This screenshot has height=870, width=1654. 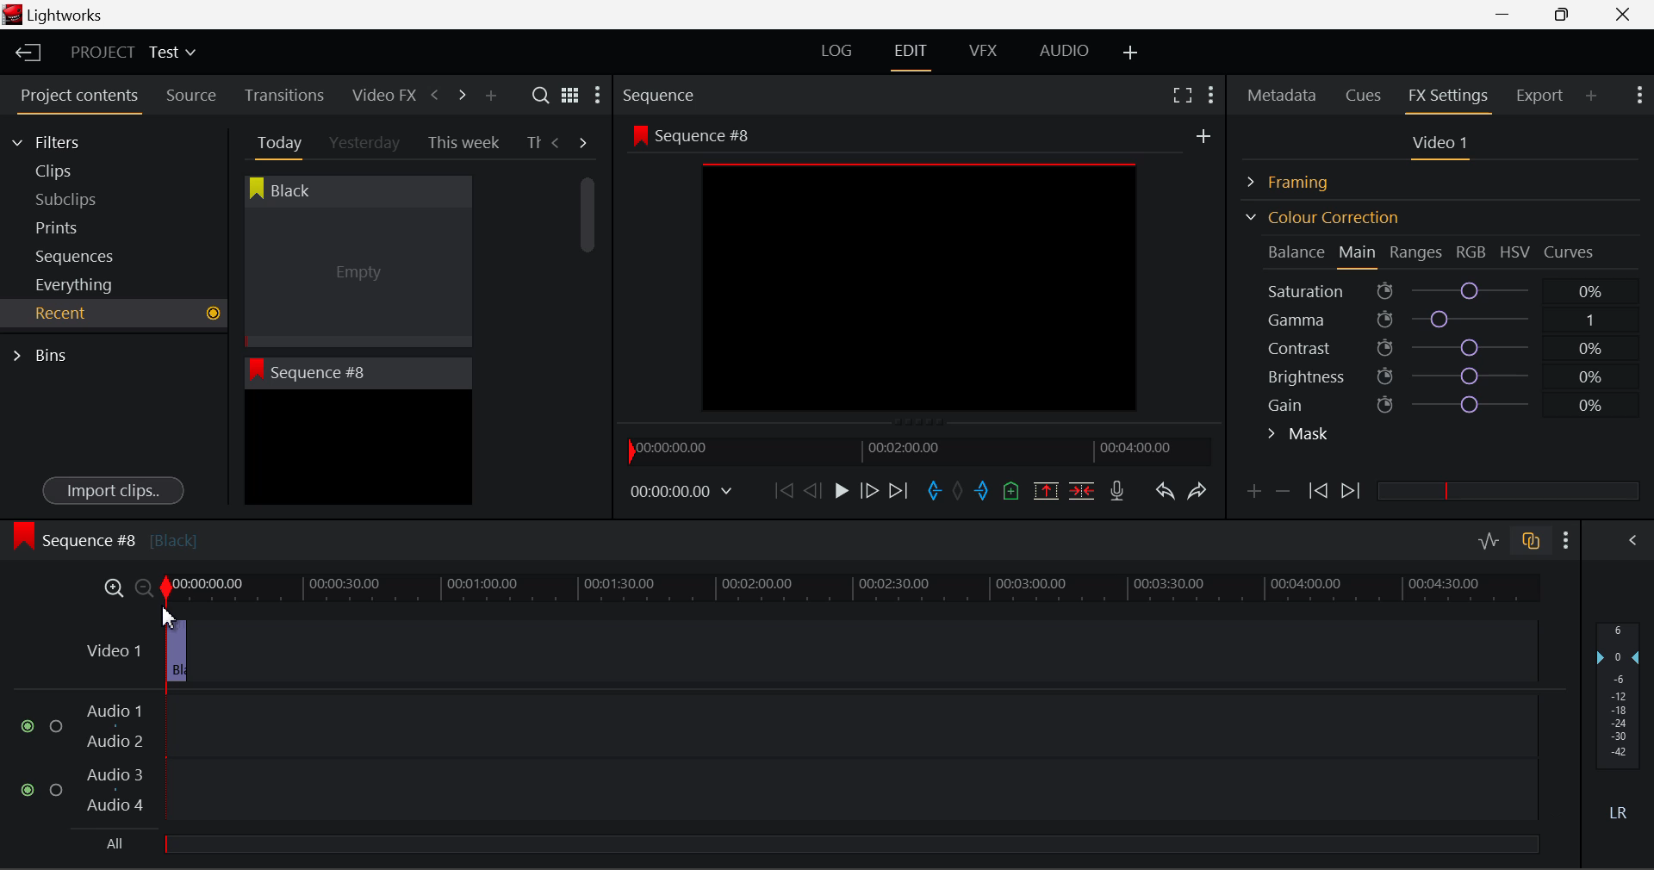 What do you see at coordinates (984, 492) in the screenshot?
I see `Mark Out` at bounding box center [984, 492].